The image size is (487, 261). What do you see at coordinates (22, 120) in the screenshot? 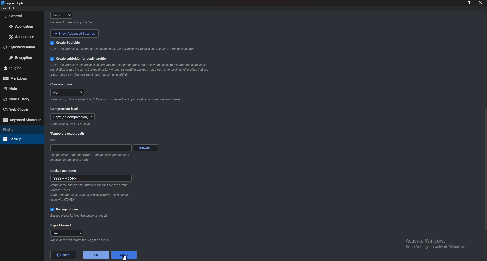
I see `Keyboard shortcuts` at bounding box center [22, 120].